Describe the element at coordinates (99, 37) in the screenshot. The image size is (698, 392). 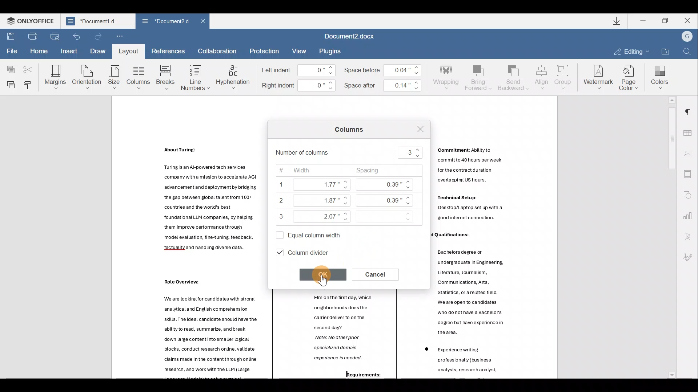
I see `Redo` at that location.